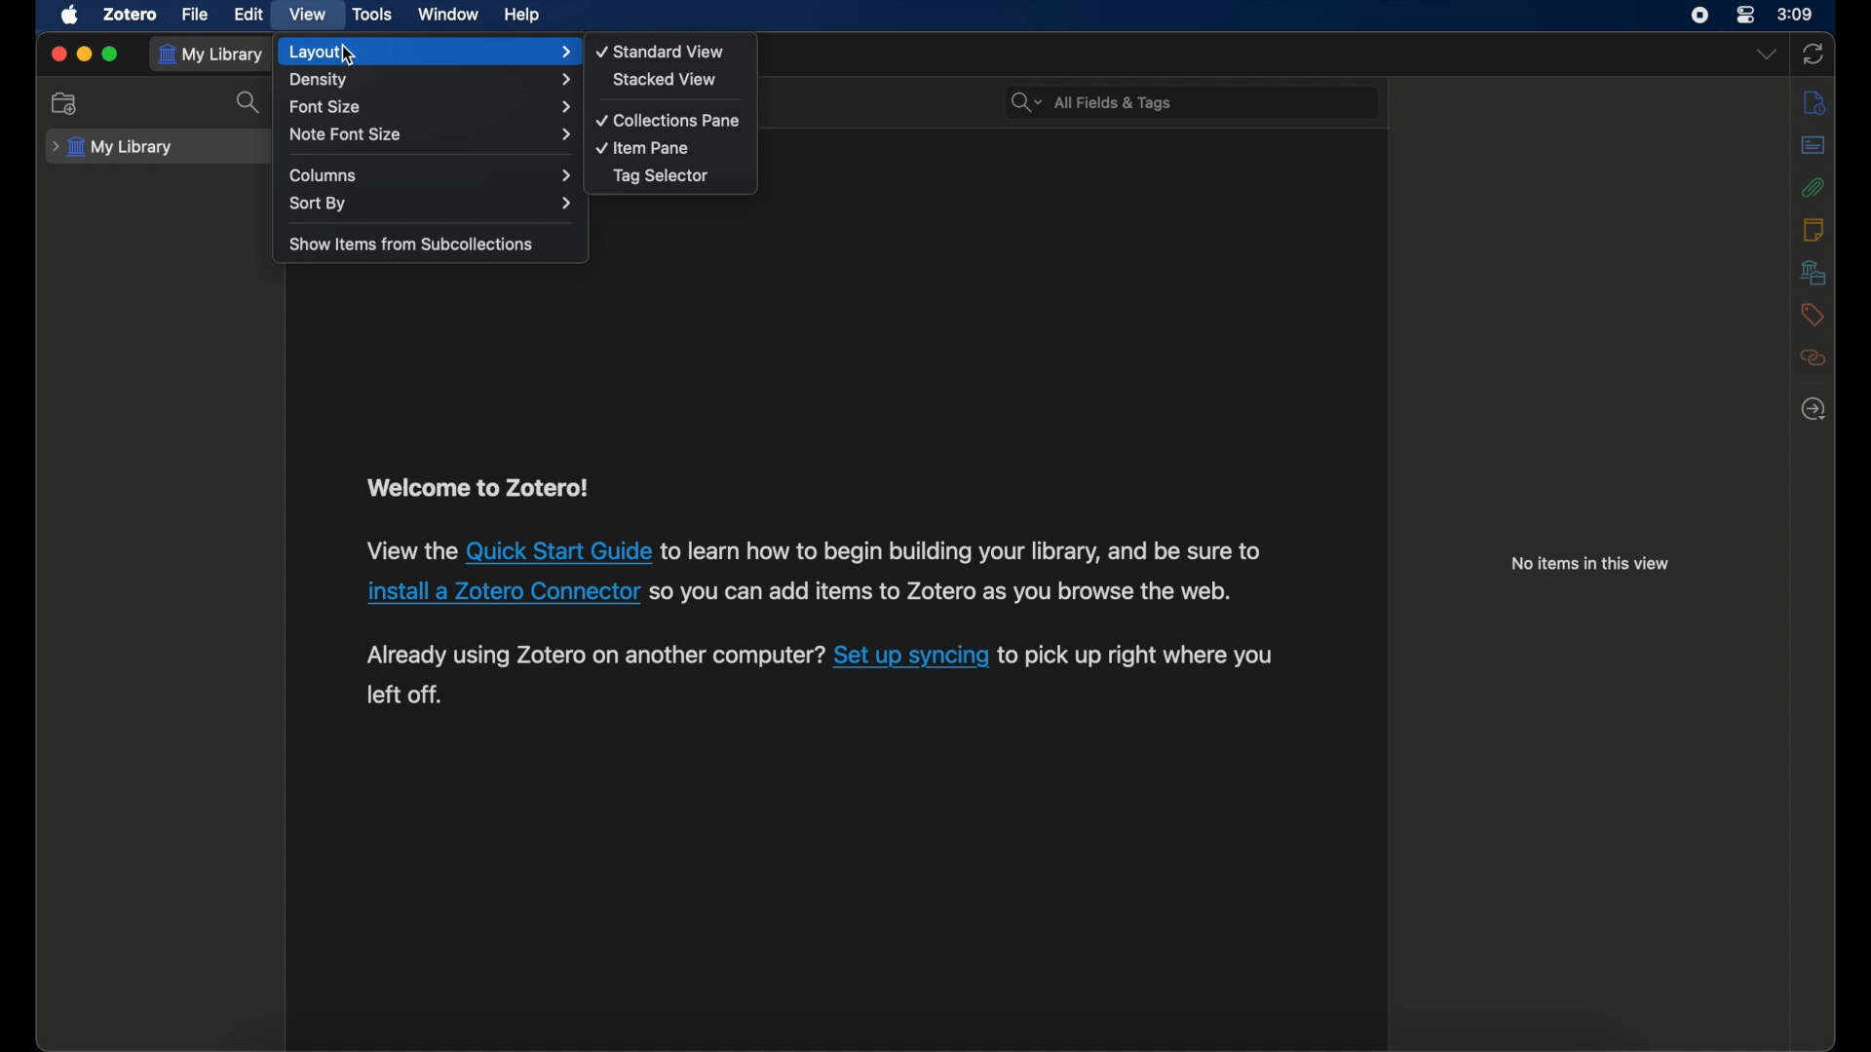 The height and width of the screenshot is (1052, 1871). I want to click on sync, so click(1814, 55).